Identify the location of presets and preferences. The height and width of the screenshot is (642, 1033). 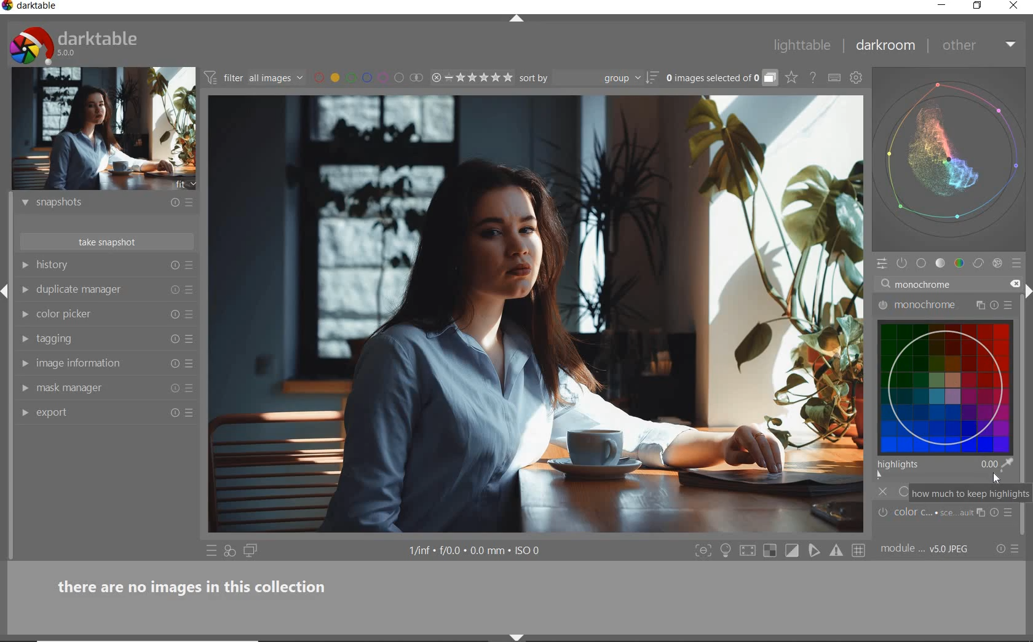
(189, 266).